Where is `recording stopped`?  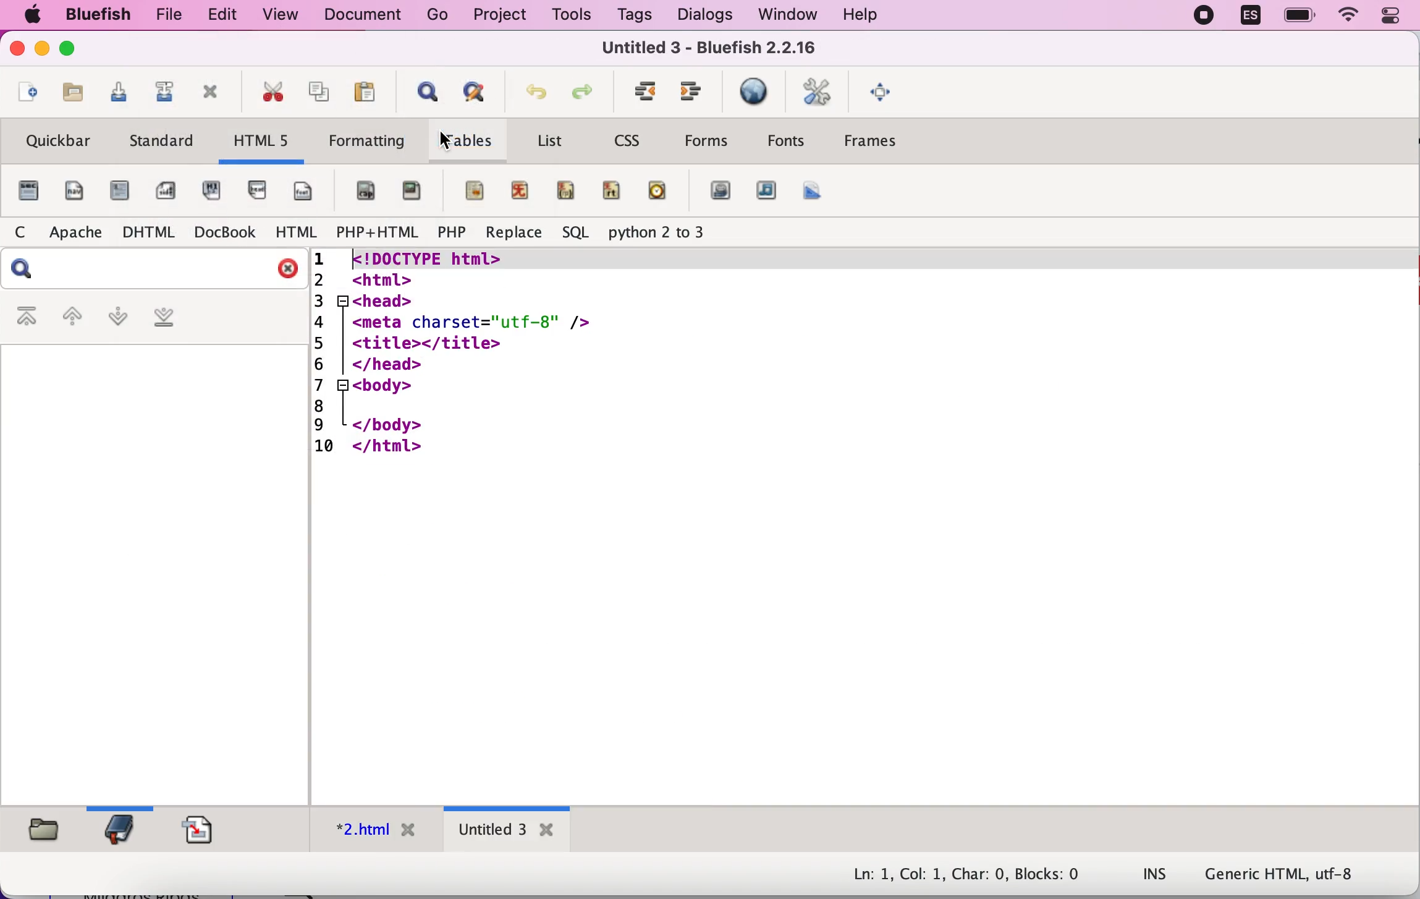
recording stopped is located at coordinates (1200, 15).